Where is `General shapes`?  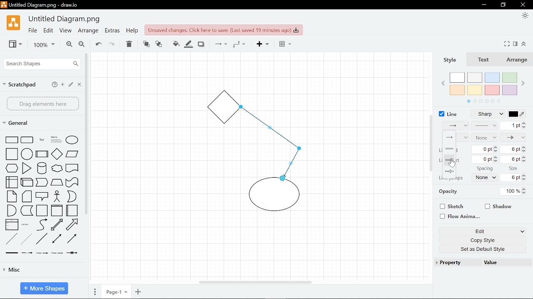
General shapes is located at coordinates (20, 123).